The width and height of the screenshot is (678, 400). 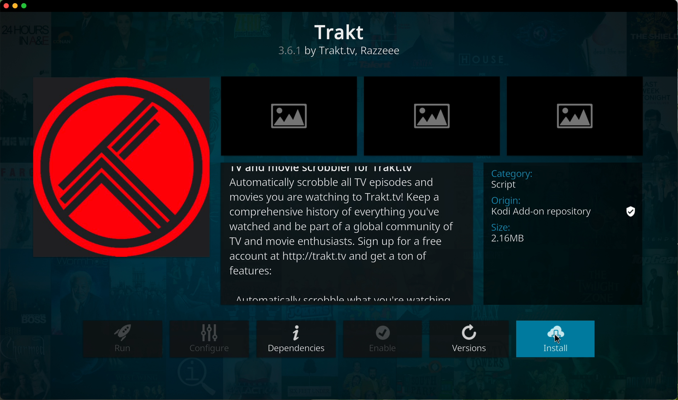 I want to click on maximize, so click(x=25, y=7).